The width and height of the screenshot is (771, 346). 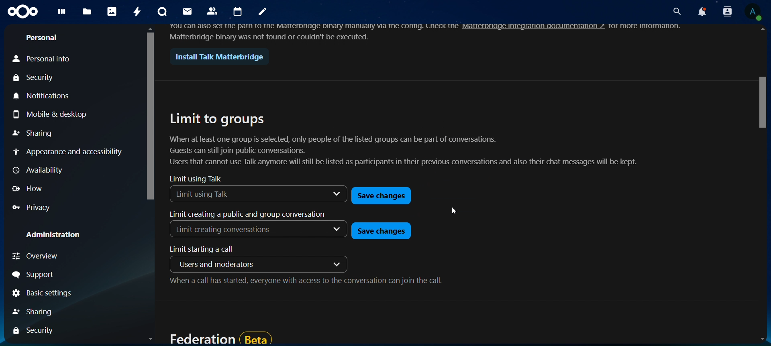 What do you see at coordinates (45, 96) in the screenshot?
I see `notifications` at bounding box center [45, 96].